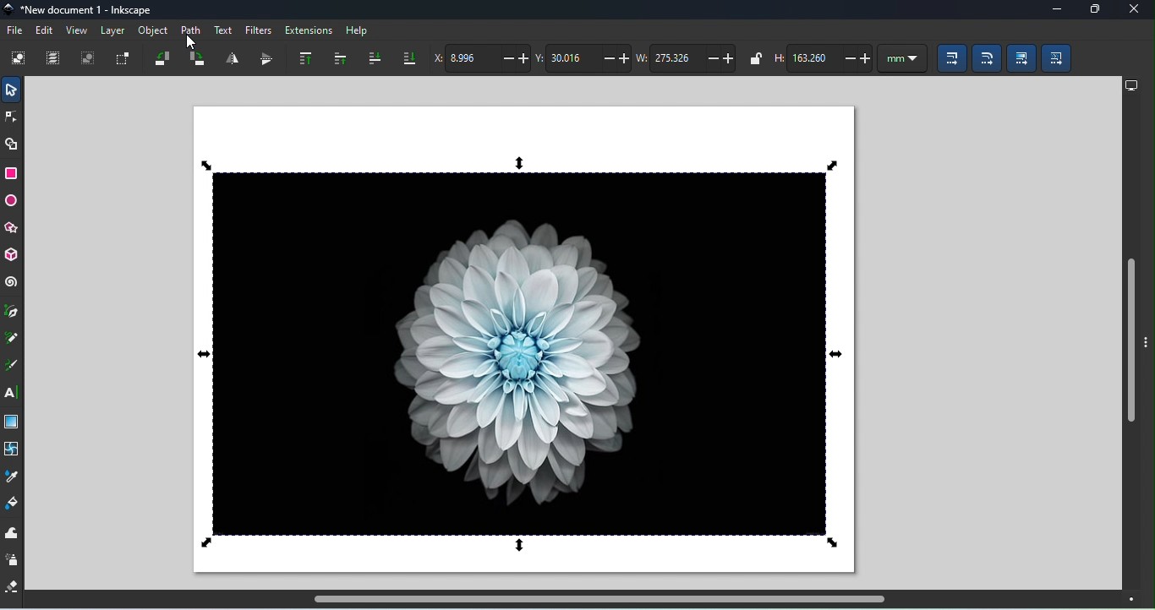 This screenshot has height=610, width=1155. Describe the element at coordinates (232, 58) in the screenshot. I see `Object flip horizontally` at that location.